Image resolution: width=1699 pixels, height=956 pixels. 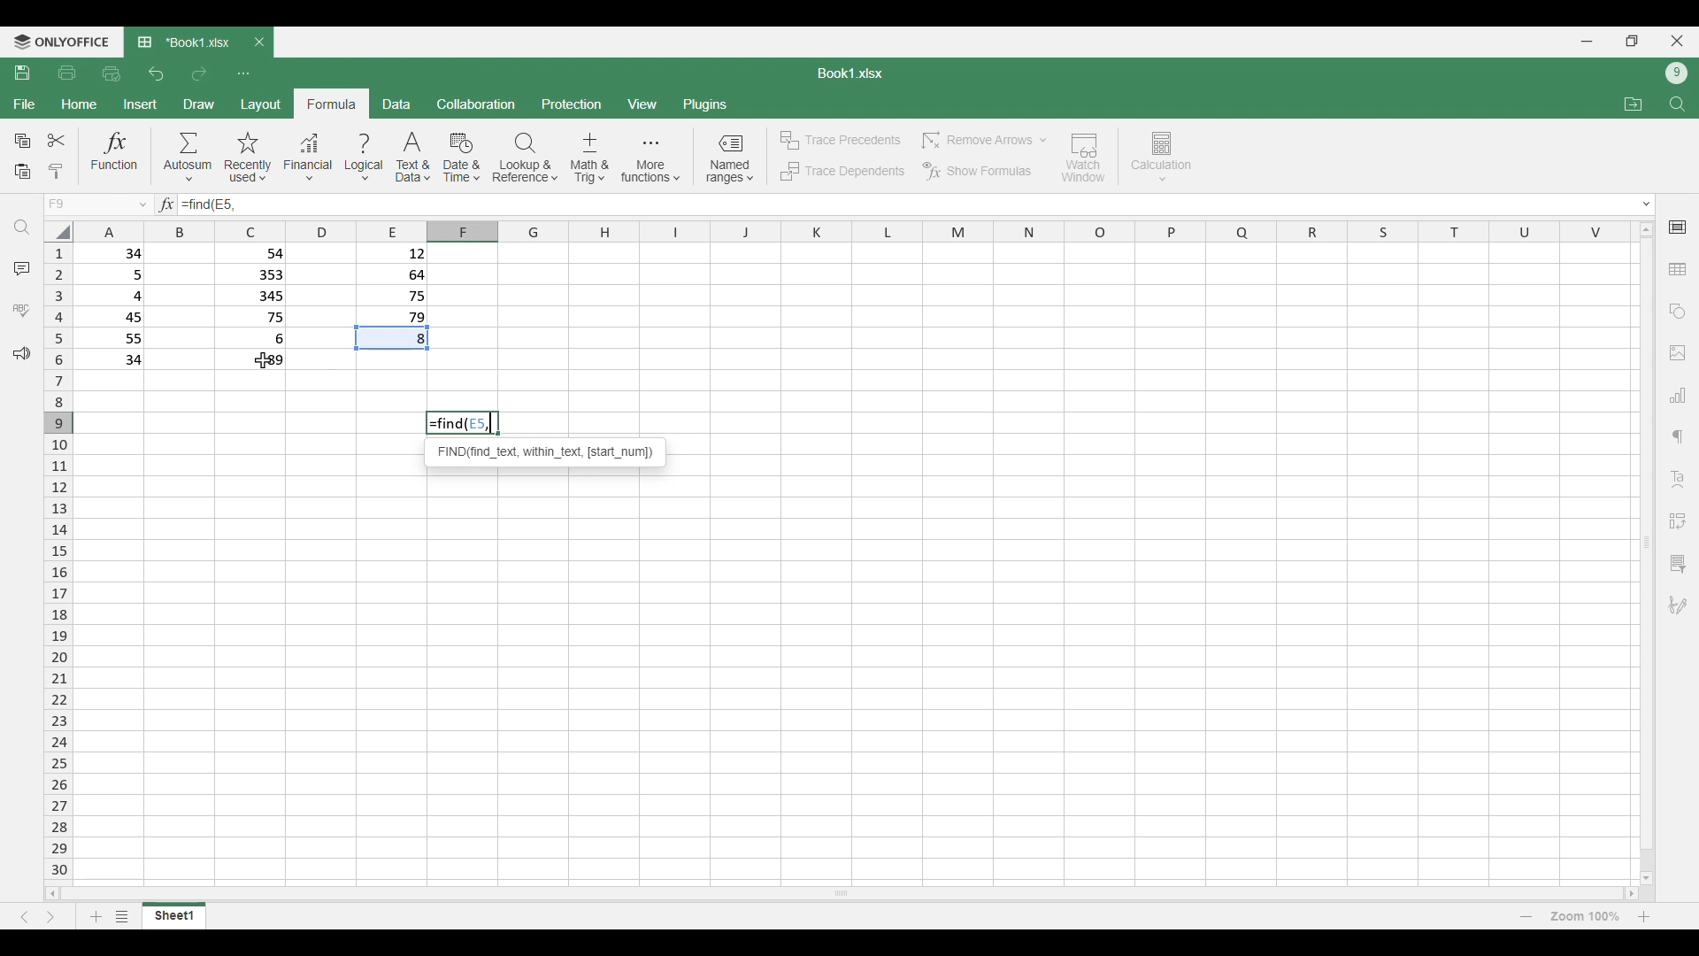 I want to click on Formula menu, current selection, so click(x=333, y=104).